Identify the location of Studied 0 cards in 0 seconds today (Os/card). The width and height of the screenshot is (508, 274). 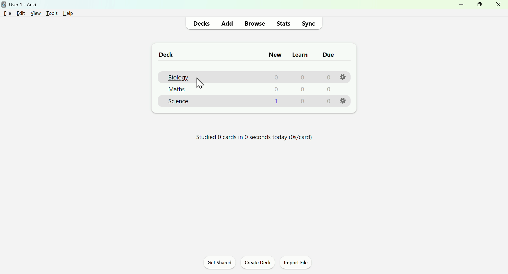
(253, 139).